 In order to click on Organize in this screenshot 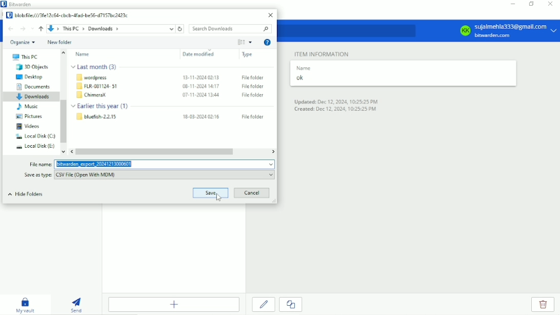, I will do `click(23, 43)`.